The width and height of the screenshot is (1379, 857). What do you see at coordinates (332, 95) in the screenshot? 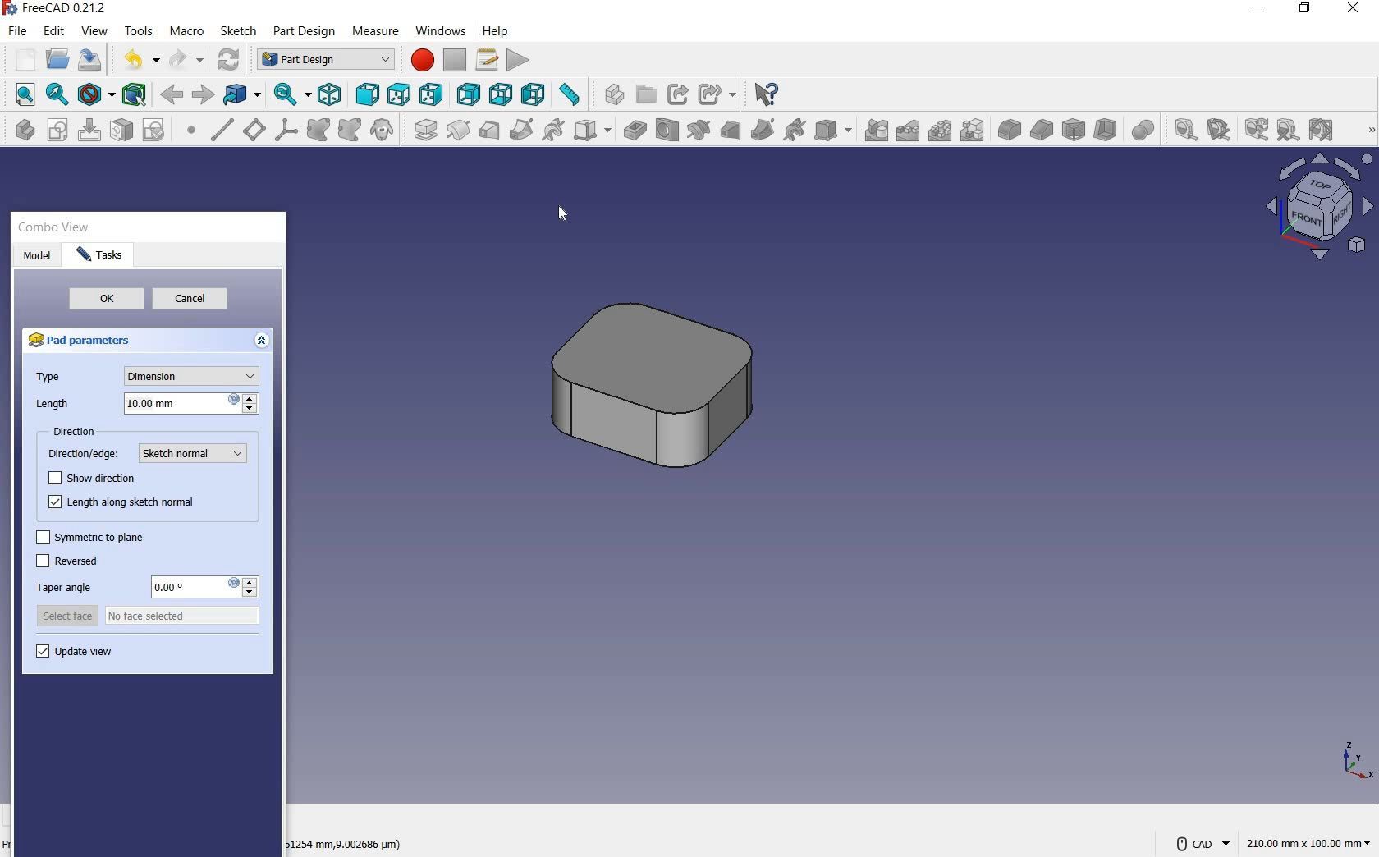
I see `isometric` at bounding box center [332, 95].